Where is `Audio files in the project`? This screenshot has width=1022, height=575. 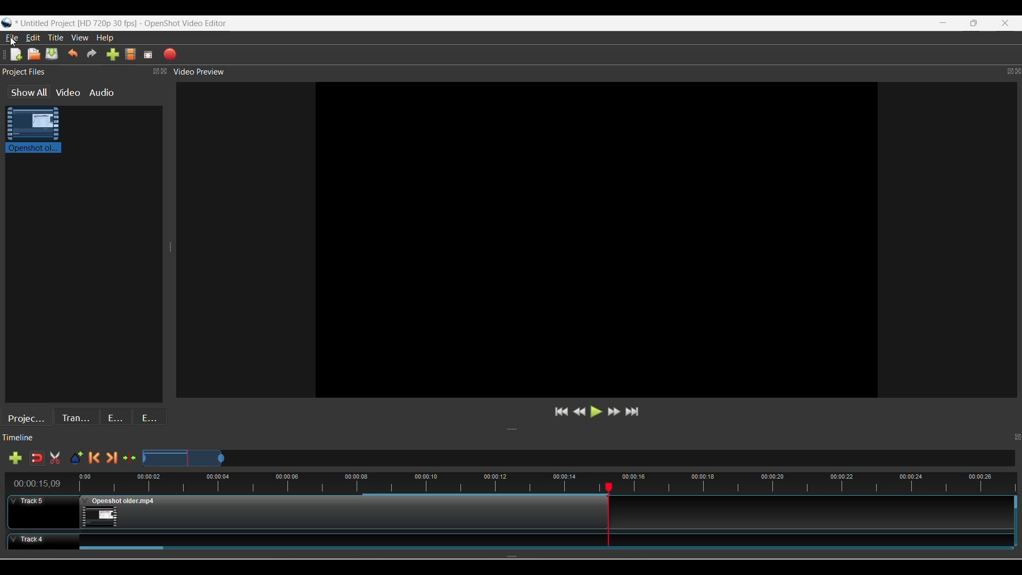 Audio files in the project is located at coordinates (102, 92).